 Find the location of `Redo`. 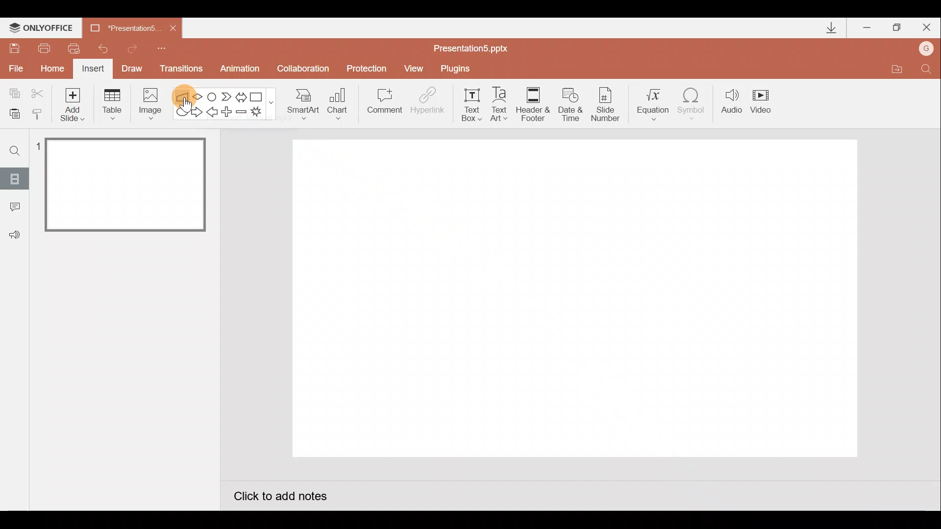

Redo is located at coordinates (133, 47).